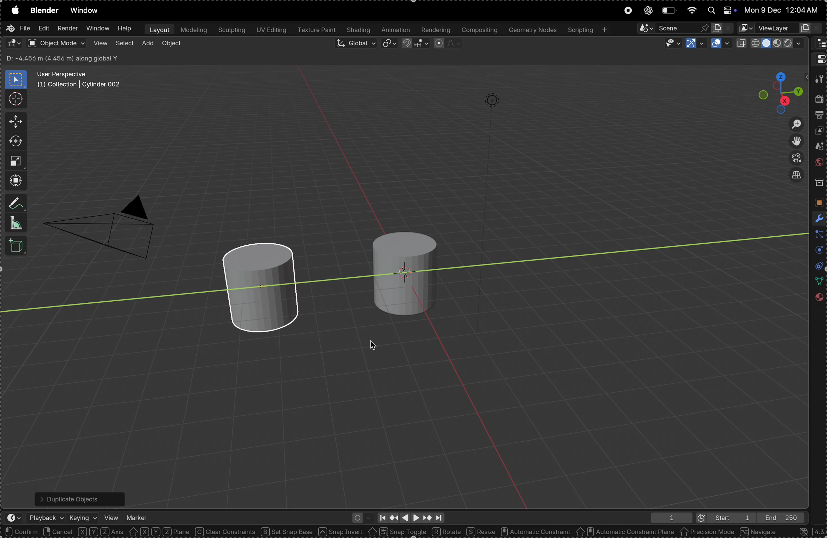  Describe the element at coordinates (722, 517) in the screenshot. I see `start 1` at that location.